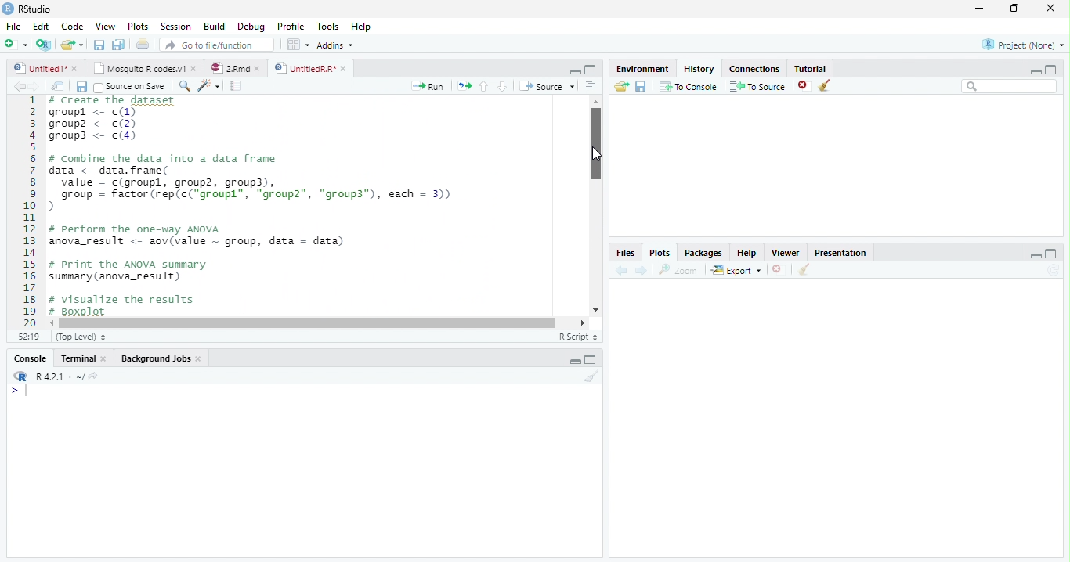  What do you see at coordinates (624, 253) in the screenshot?
I see `Files` at bounding box center [624, 253].